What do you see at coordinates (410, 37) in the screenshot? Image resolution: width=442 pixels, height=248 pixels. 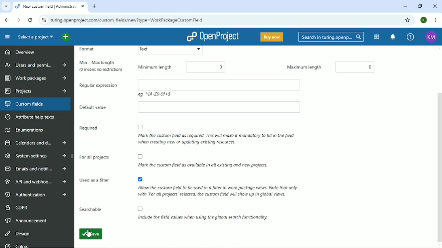 I see `Help` at bounding box center [410, 37].